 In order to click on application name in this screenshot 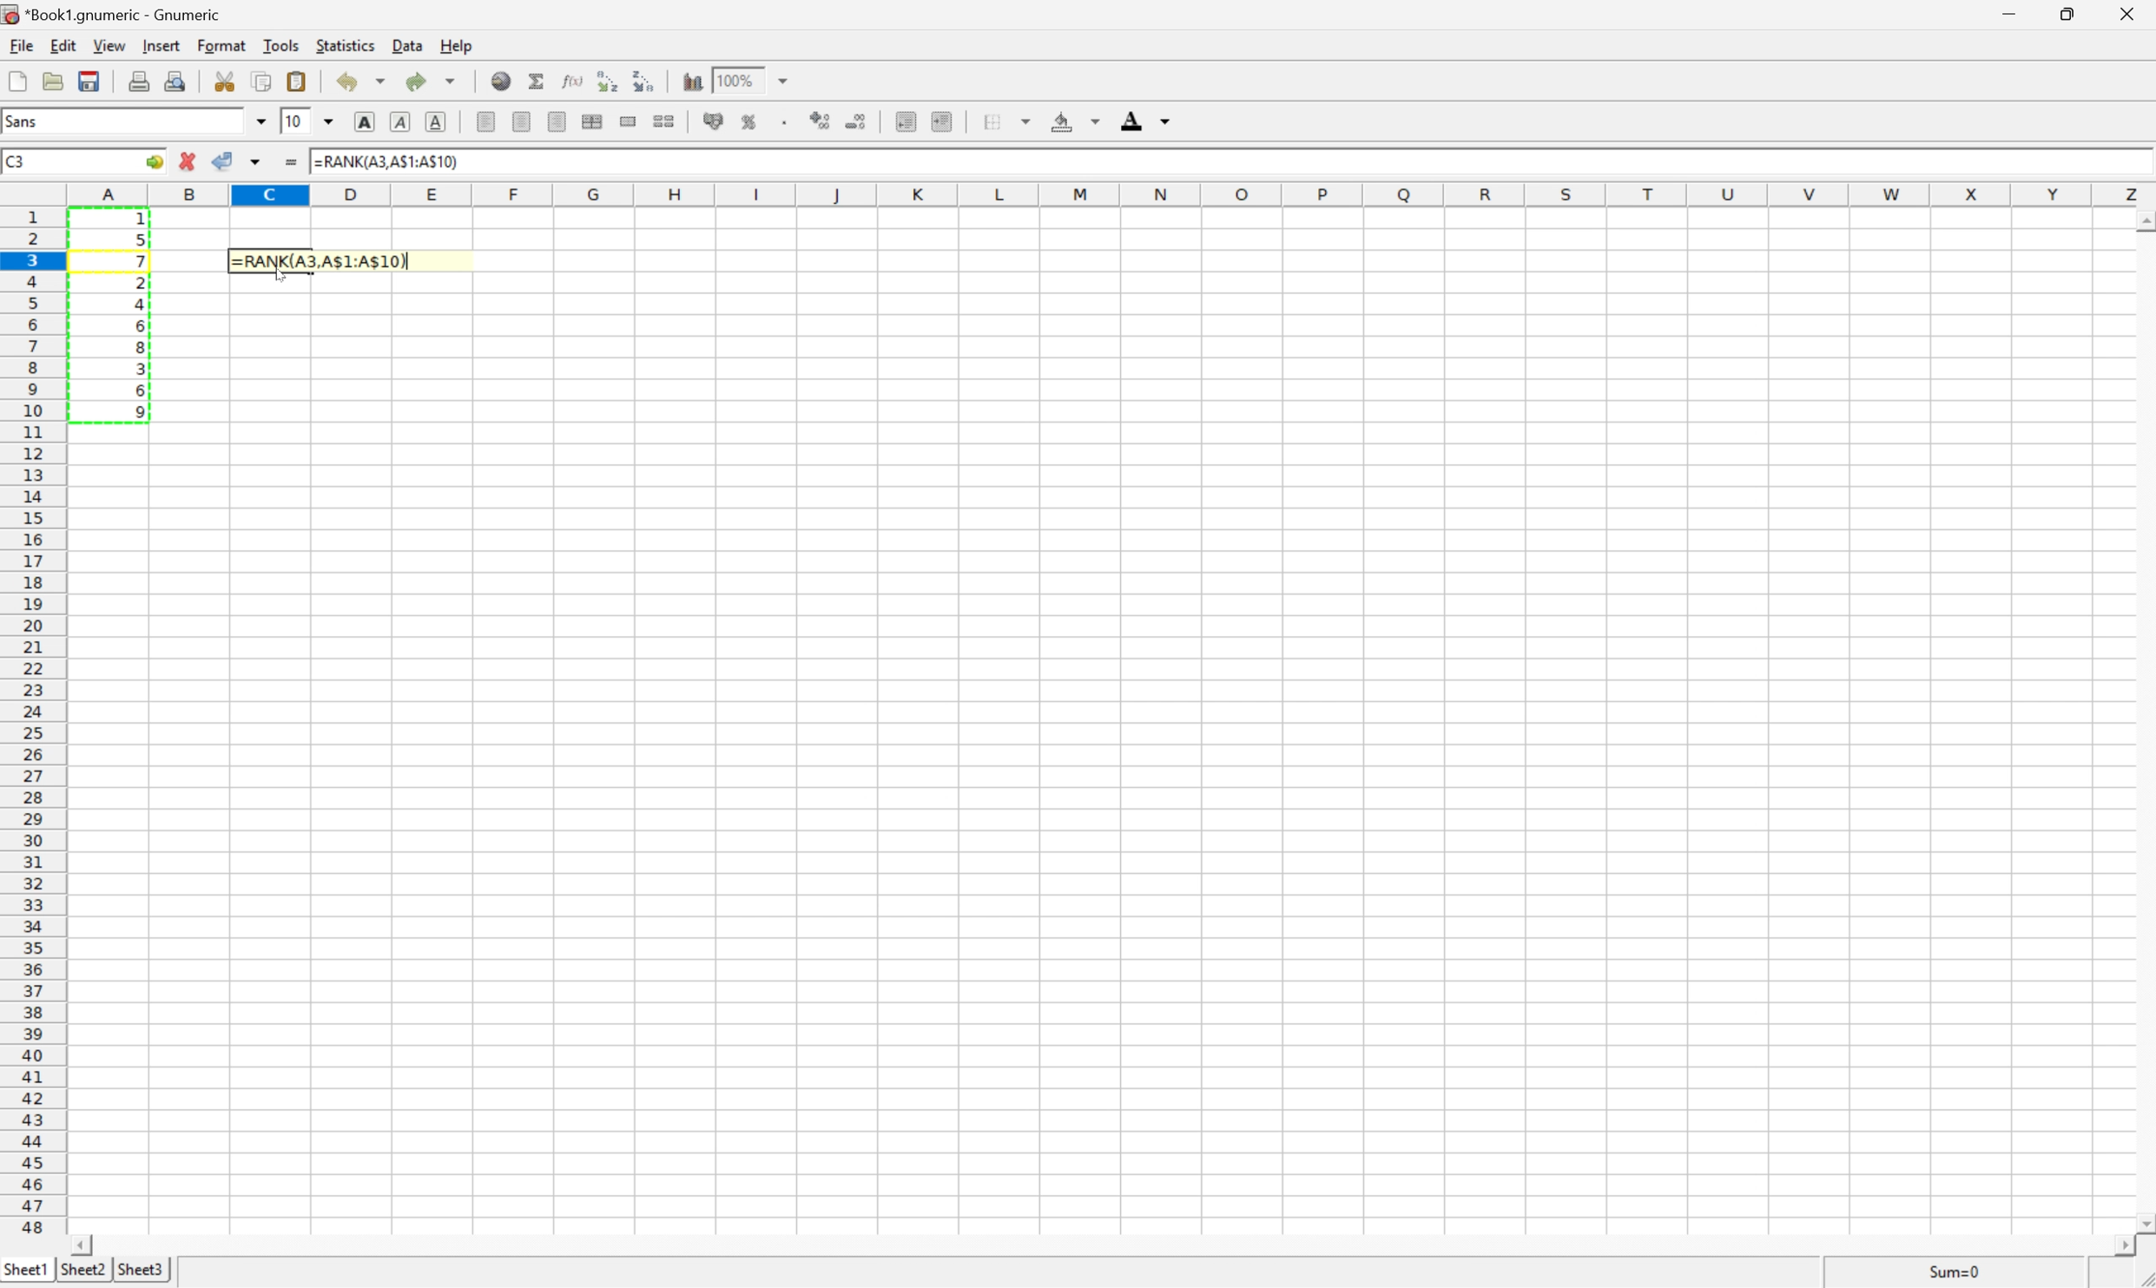, I will do `click(124, 12)`.